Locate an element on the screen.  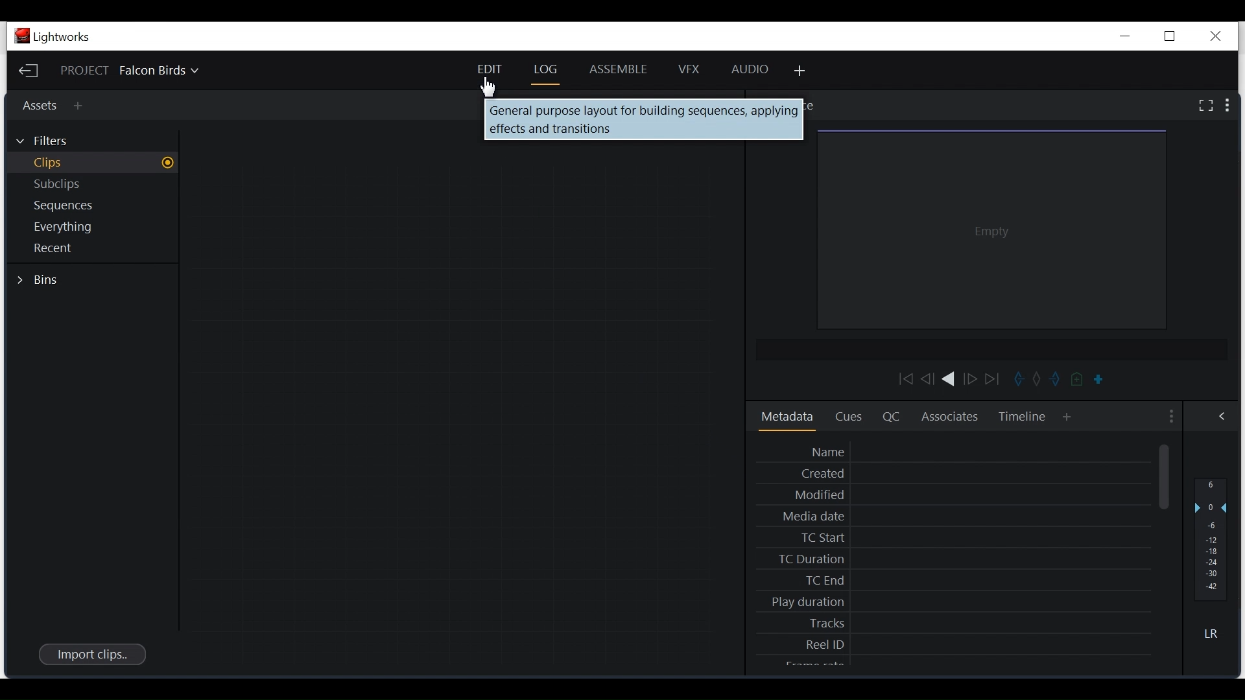
Modified is located at coordinates (959, 494).